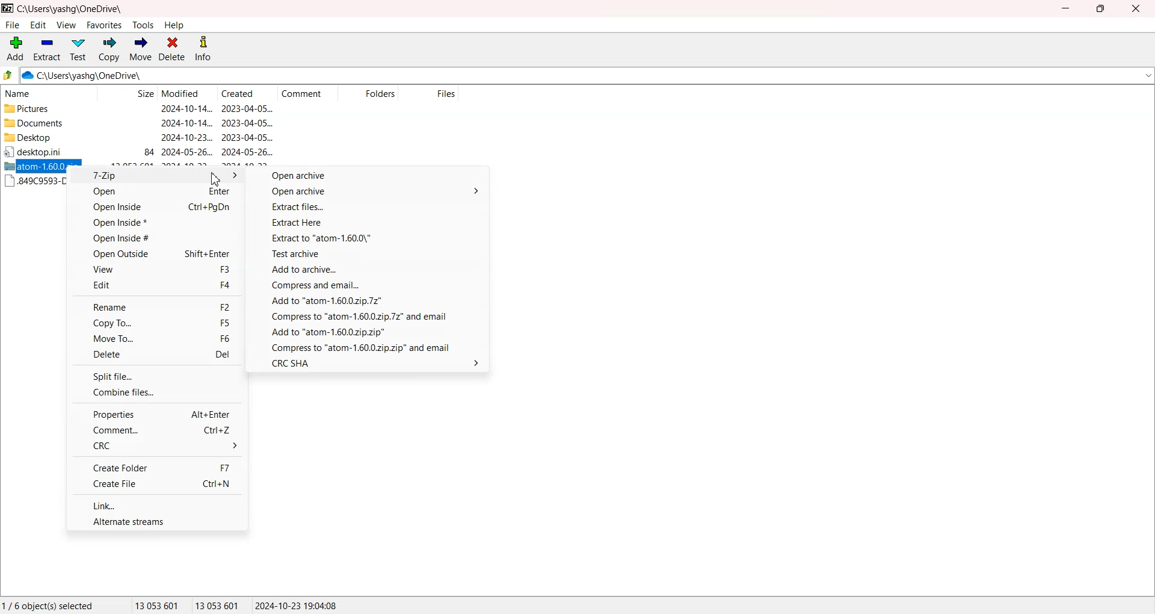 The height and width of the screenshot is (614, 1155). I want to click on Extract files, so click(371, 208).